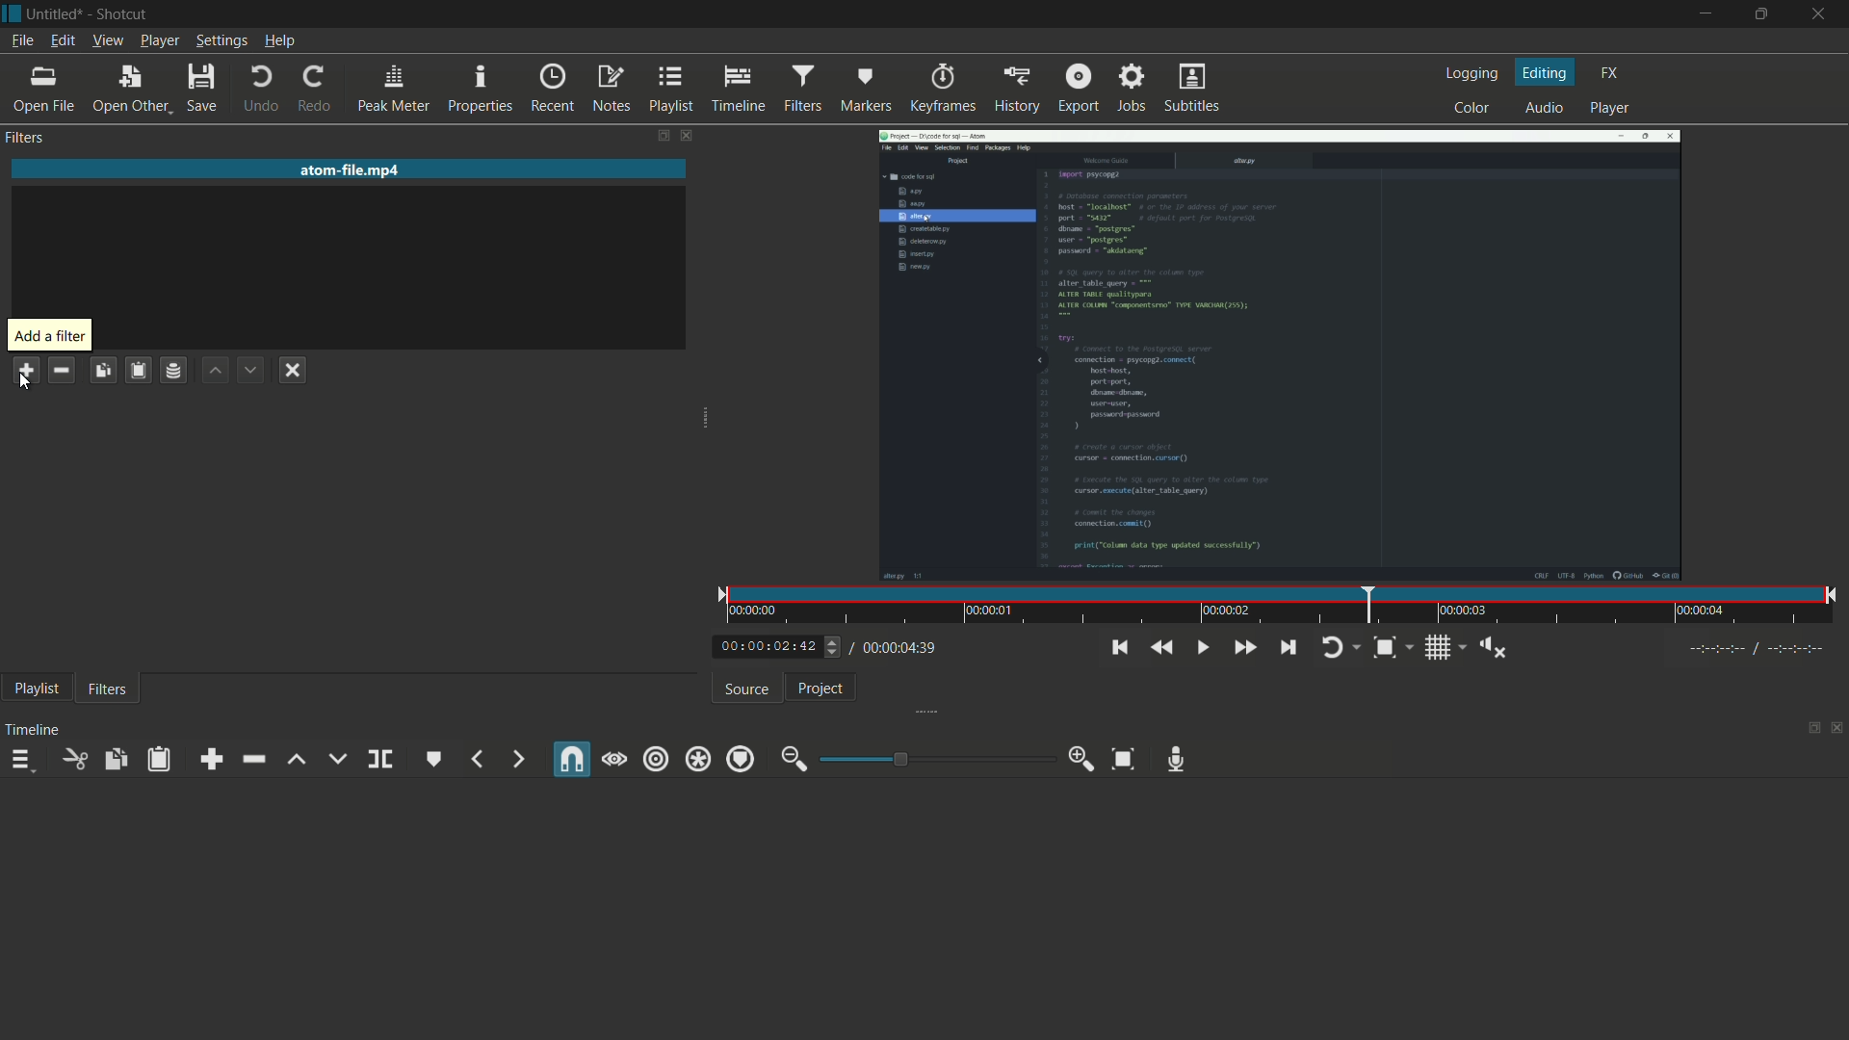 Image resolution: width=1849 pixels, height=1040 pixels. What do you see at coordinates (159, 40) in the screenshot?
I see `player menu` at bounding box center [159, 40].